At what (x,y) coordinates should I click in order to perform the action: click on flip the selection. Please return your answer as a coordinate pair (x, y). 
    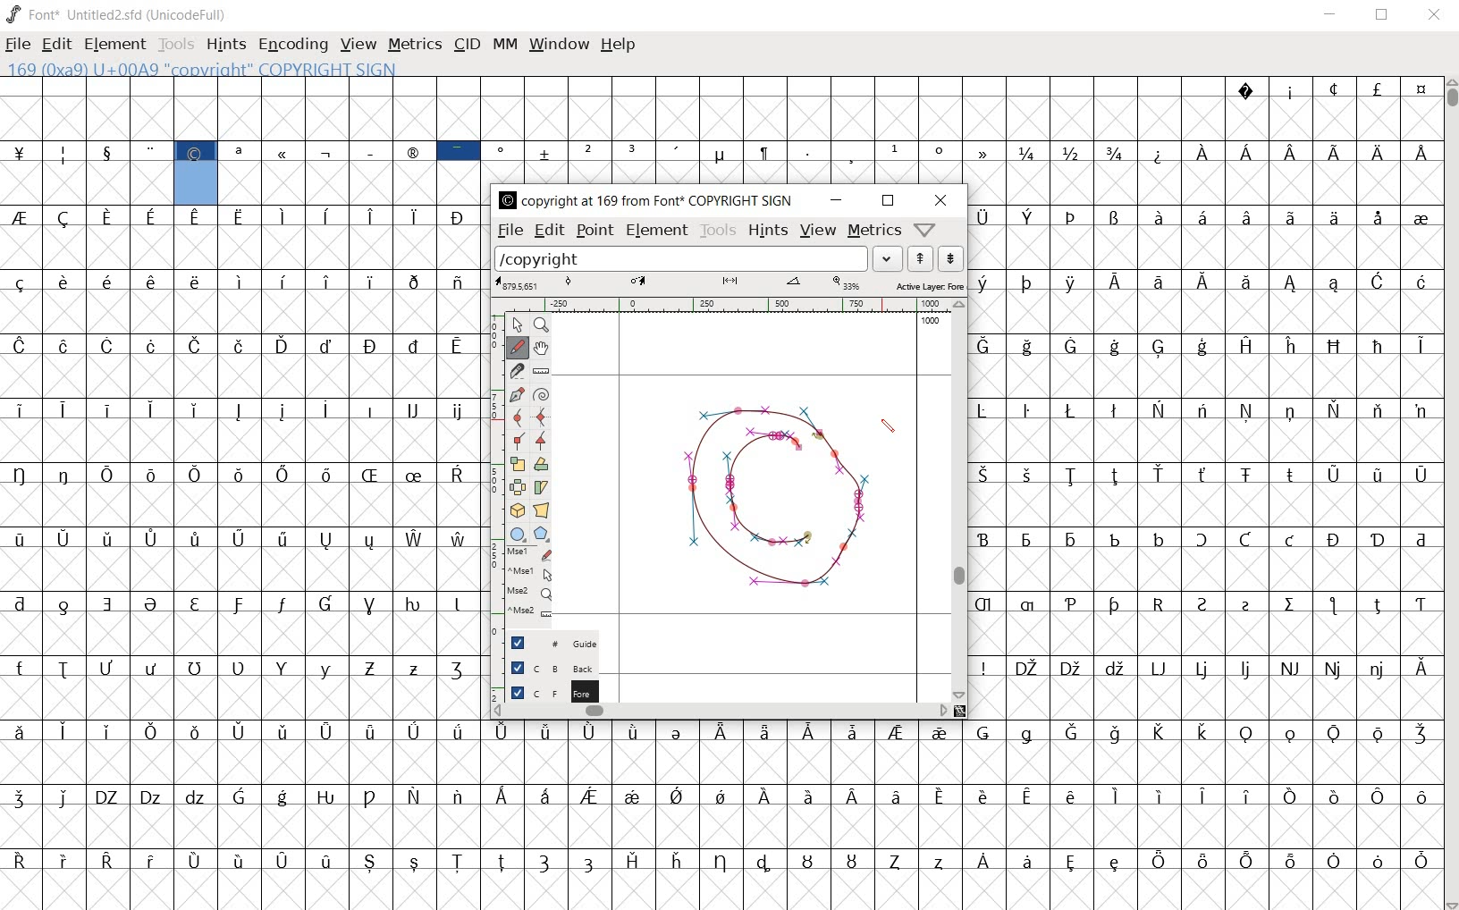
    Looking at the image, I should click on (519, 487).